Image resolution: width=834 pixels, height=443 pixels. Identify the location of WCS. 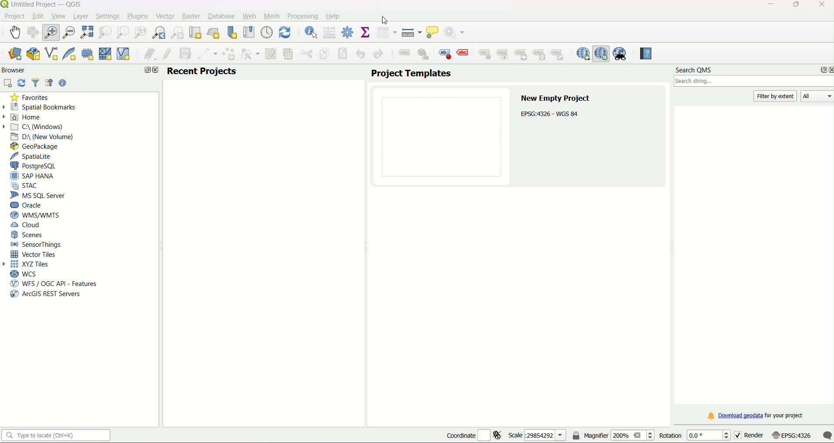
(23, 274).